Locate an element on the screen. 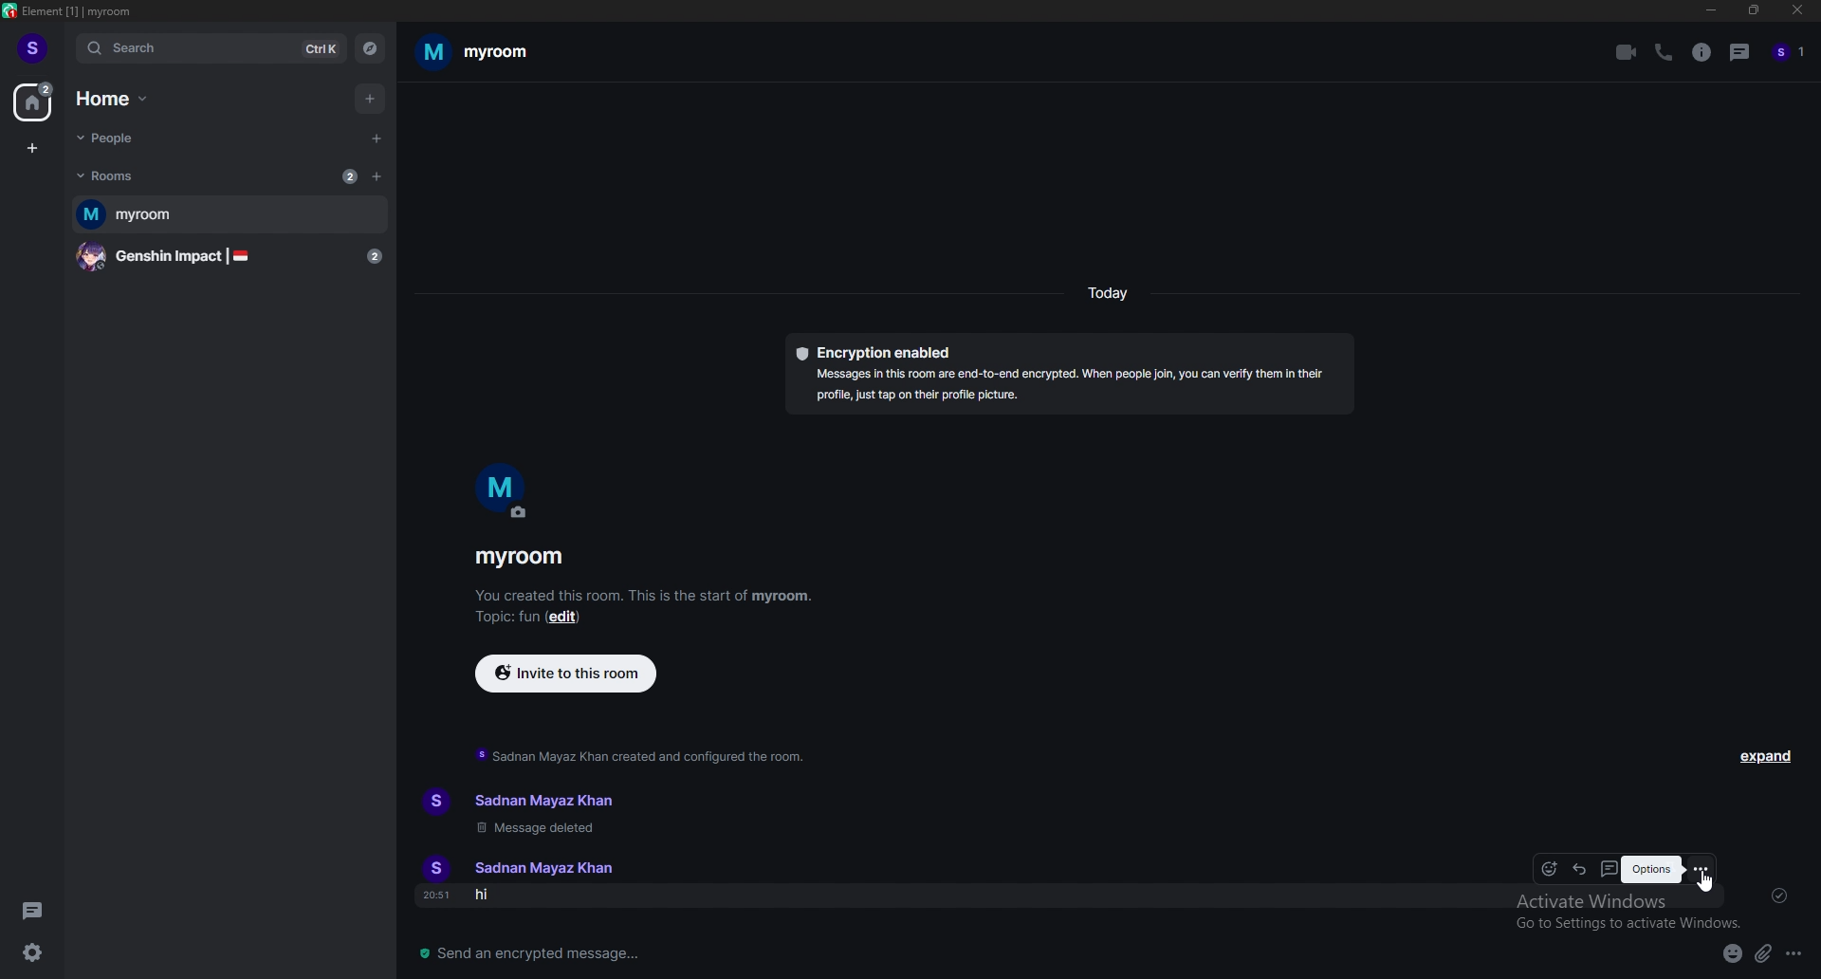 This screenshot has width=1821, height=979. new message count is located at coordinates (349, 175).